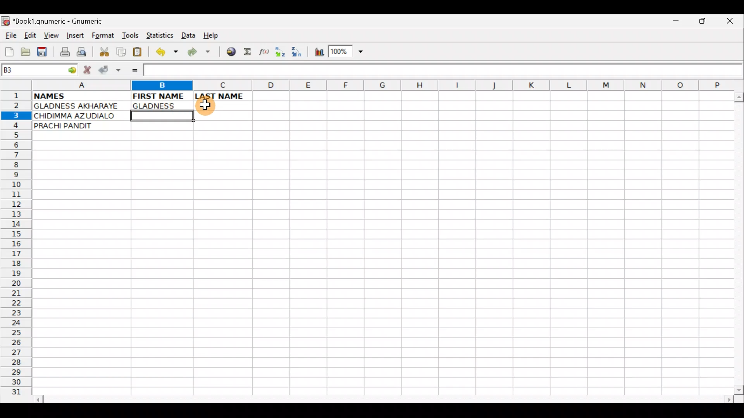 The image size is (744, 418). What do you see at coordinates (674, 23) in the screenshot?
I see `Minimize` at bounding box center [674, 23].